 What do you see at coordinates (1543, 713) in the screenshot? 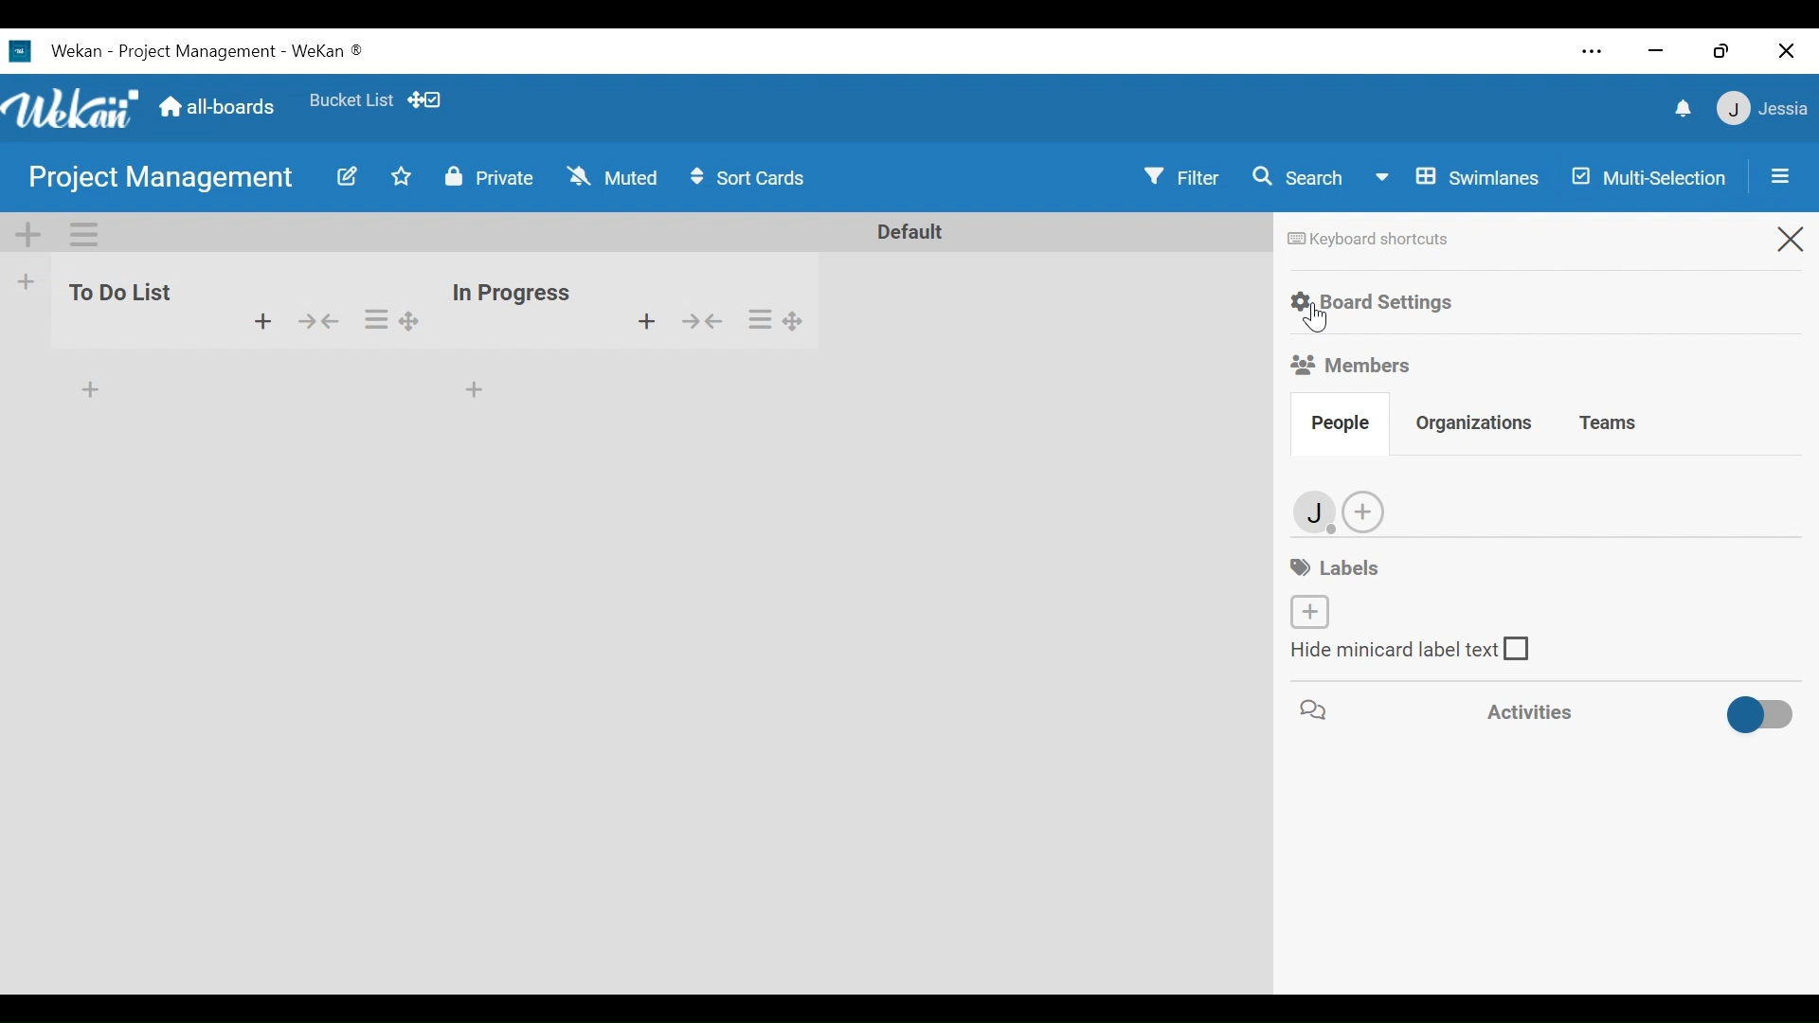
I see `Toggle Activities` at bounding box center [1543, 713].